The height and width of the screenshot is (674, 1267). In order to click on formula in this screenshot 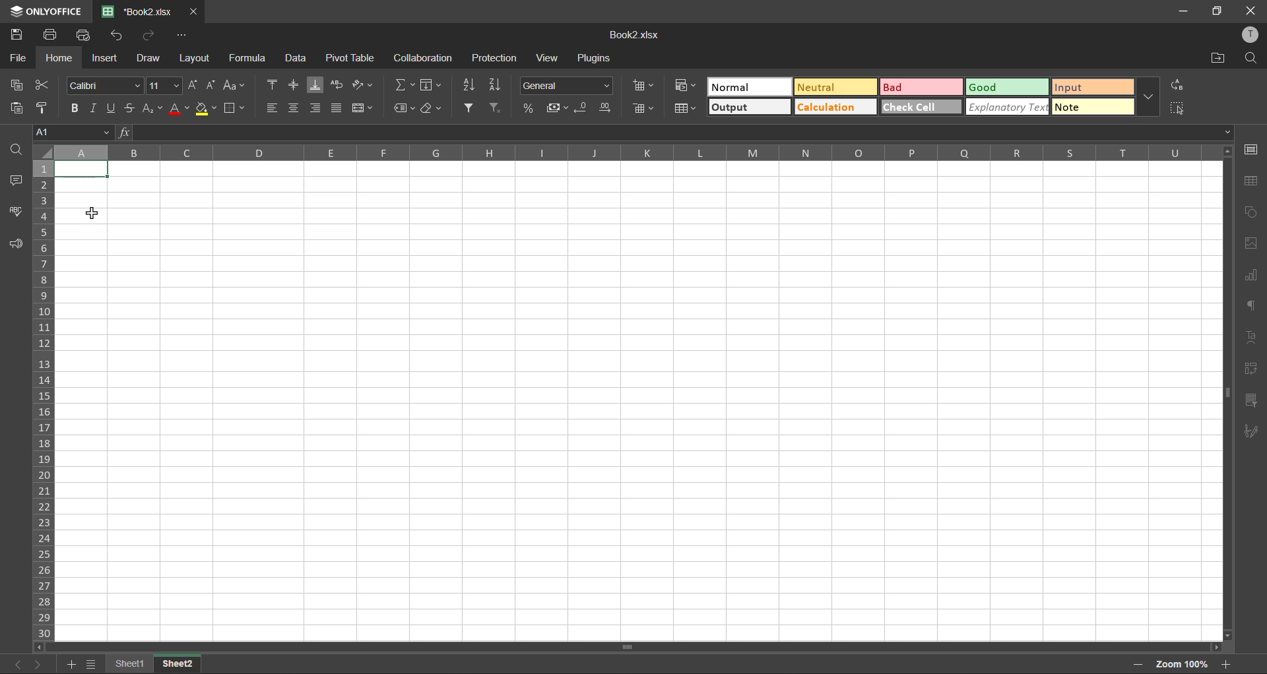, I will do `click(251, 58)`.